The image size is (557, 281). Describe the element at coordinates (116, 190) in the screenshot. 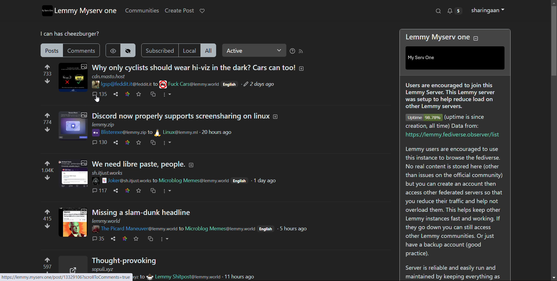

I see `share` at that location.